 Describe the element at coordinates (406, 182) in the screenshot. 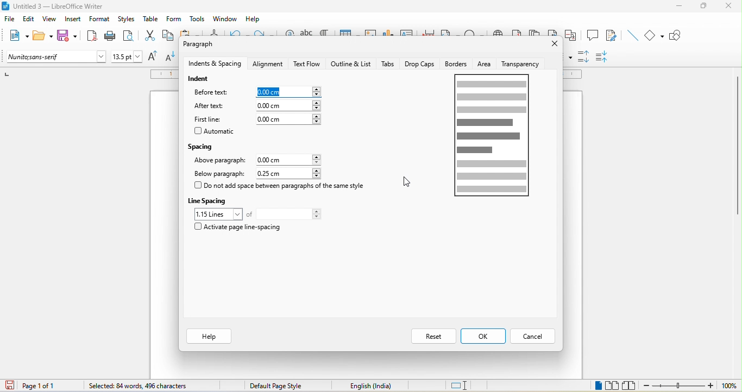

I see `cursor movement` at that location.